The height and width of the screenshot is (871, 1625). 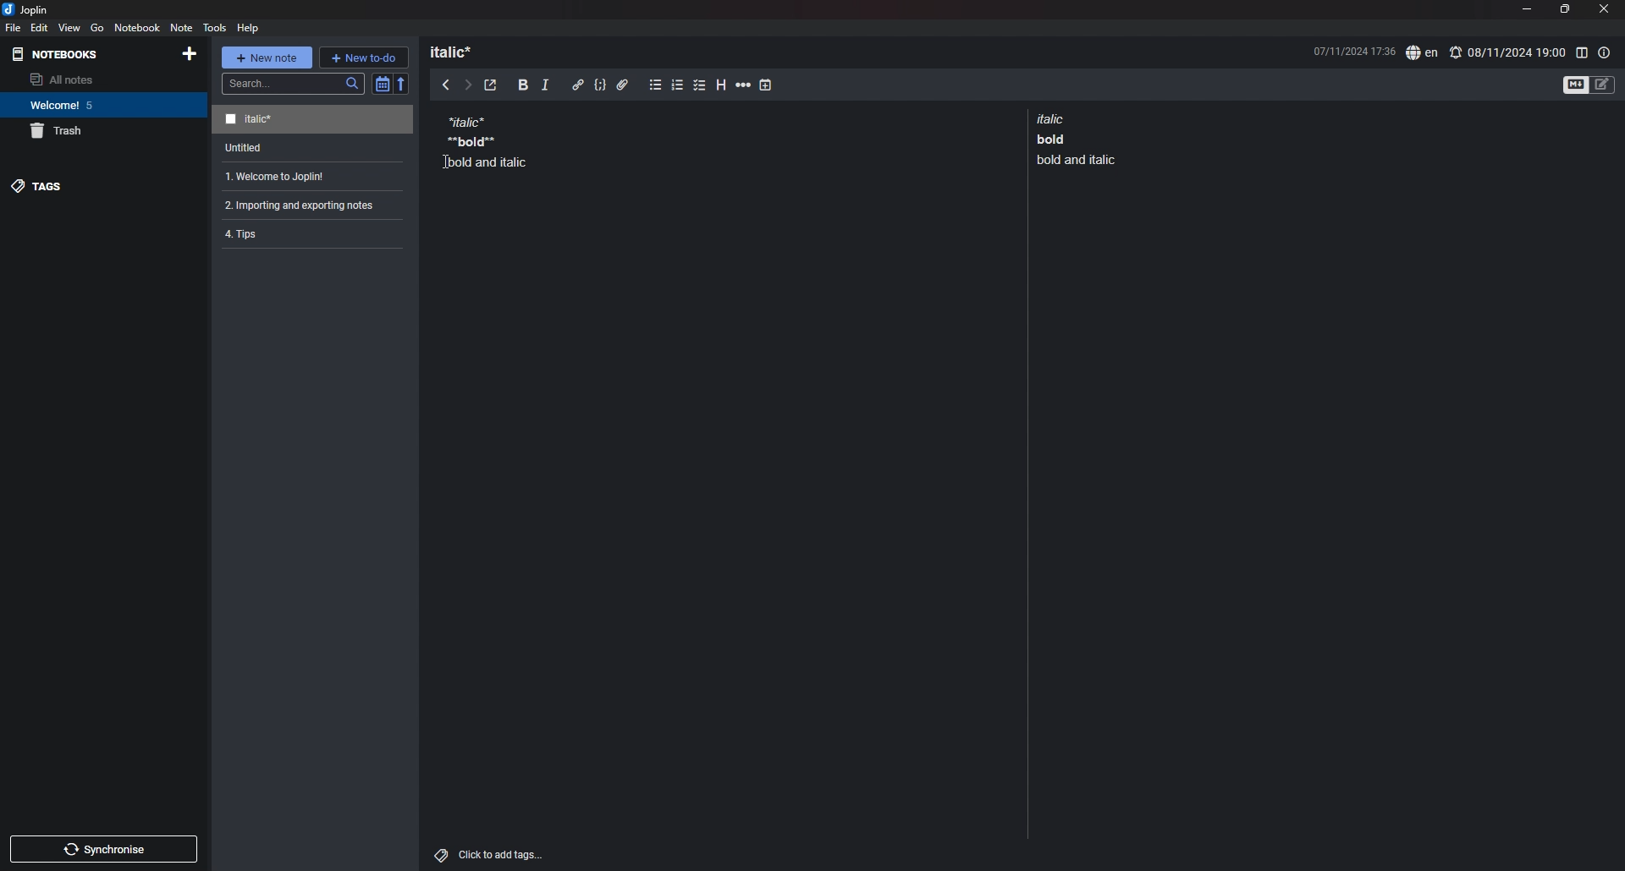 What do you see at coordinates (1589, 84) in the screenshot?
I see `toggle editors` at bounding box center [1589, 84].